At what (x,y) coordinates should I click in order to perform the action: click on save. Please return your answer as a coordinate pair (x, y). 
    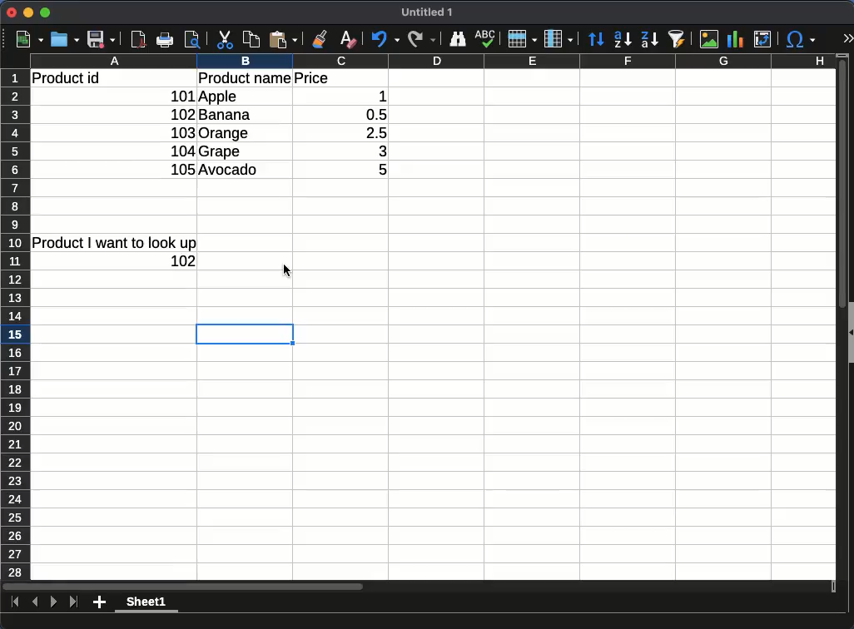
    Looking at the image, I should click on (102, 39).